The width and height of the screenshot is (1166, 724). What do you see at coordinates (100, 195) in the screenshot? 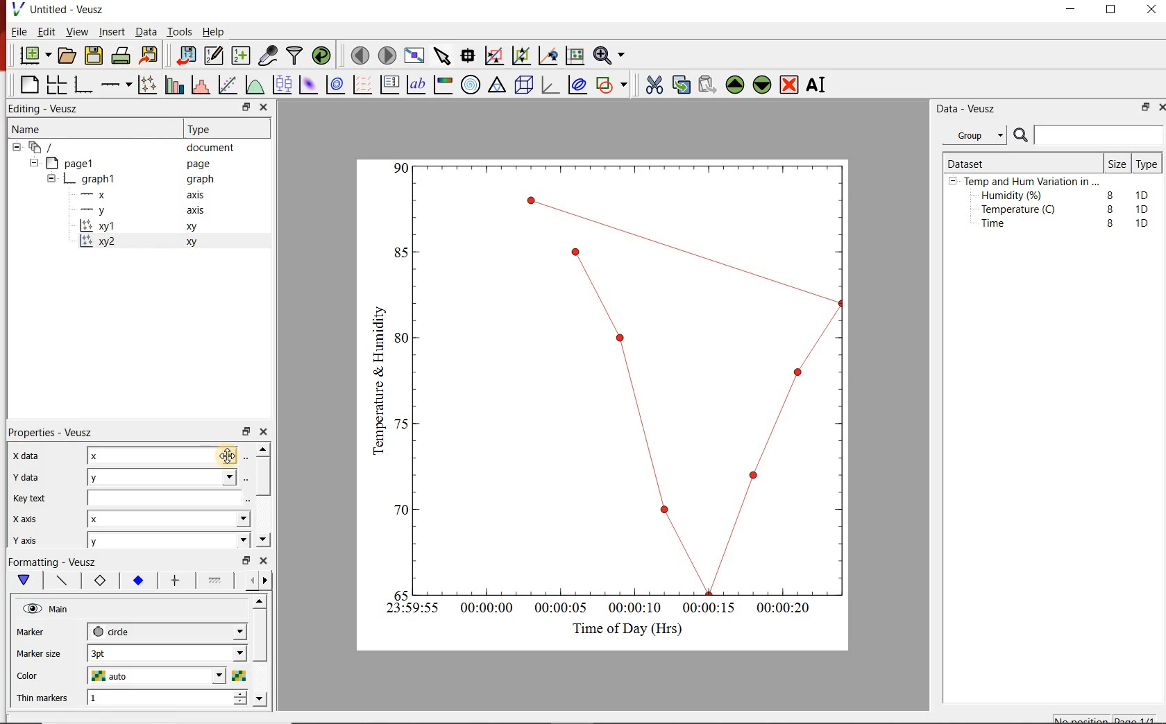
I see `x` at bounding box center [100, 195].